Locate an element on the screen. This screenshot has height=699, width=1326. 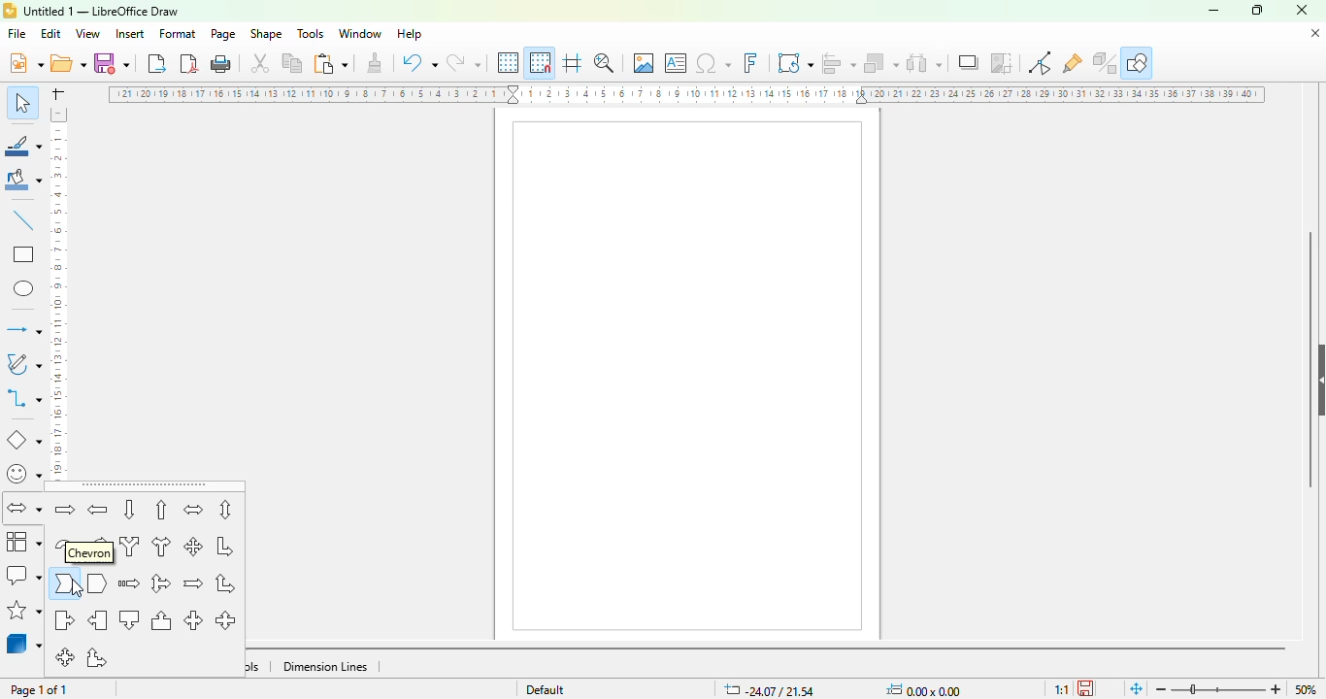
horizontal scroll bar is located at coordinates (768, 649).